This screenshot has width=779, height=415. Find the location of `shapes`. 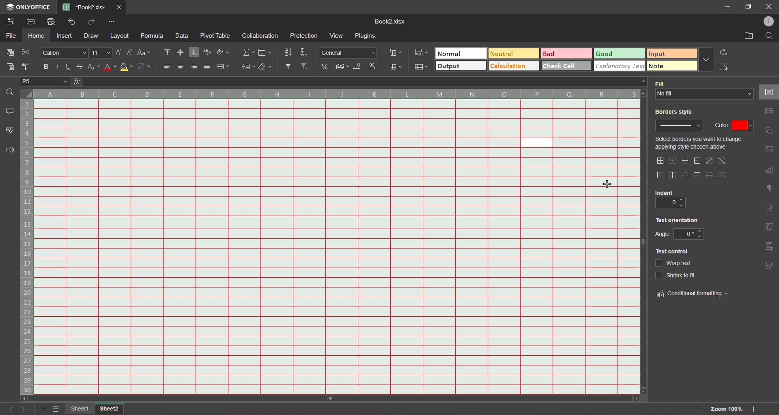

shapes is located at coordinates (769, 130).